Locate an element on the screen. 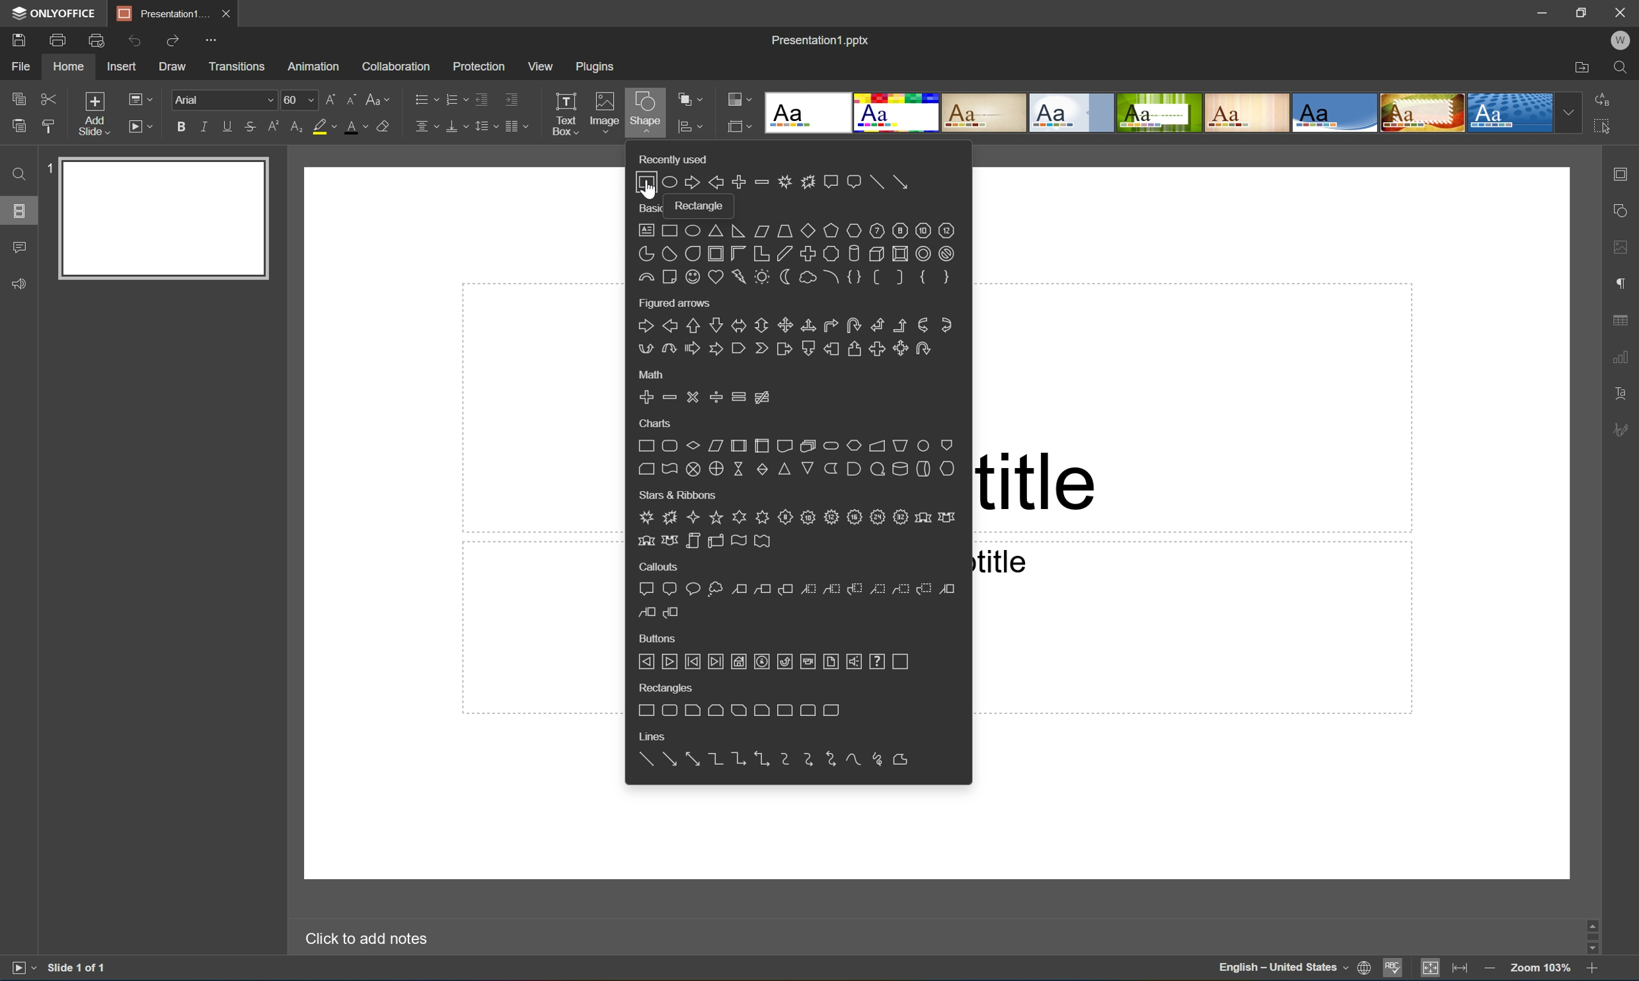  Restore down is located at coordinates (1579, 13).